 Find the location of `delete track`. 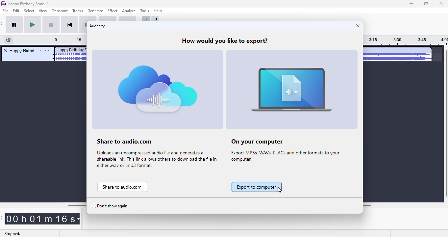

delete track is located at coordinates (6, 50).